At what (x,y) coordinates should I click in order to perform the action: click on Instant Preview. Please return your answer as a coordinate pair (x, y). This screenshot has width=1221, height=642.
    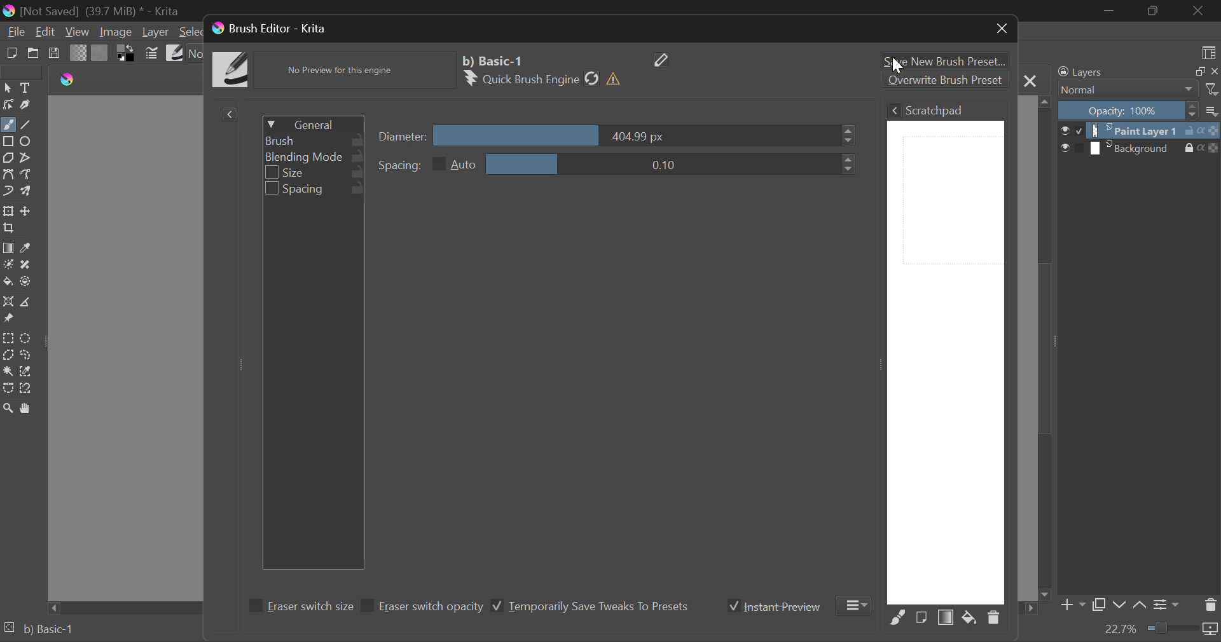
    Looking at the image, I should click on (775, 606).